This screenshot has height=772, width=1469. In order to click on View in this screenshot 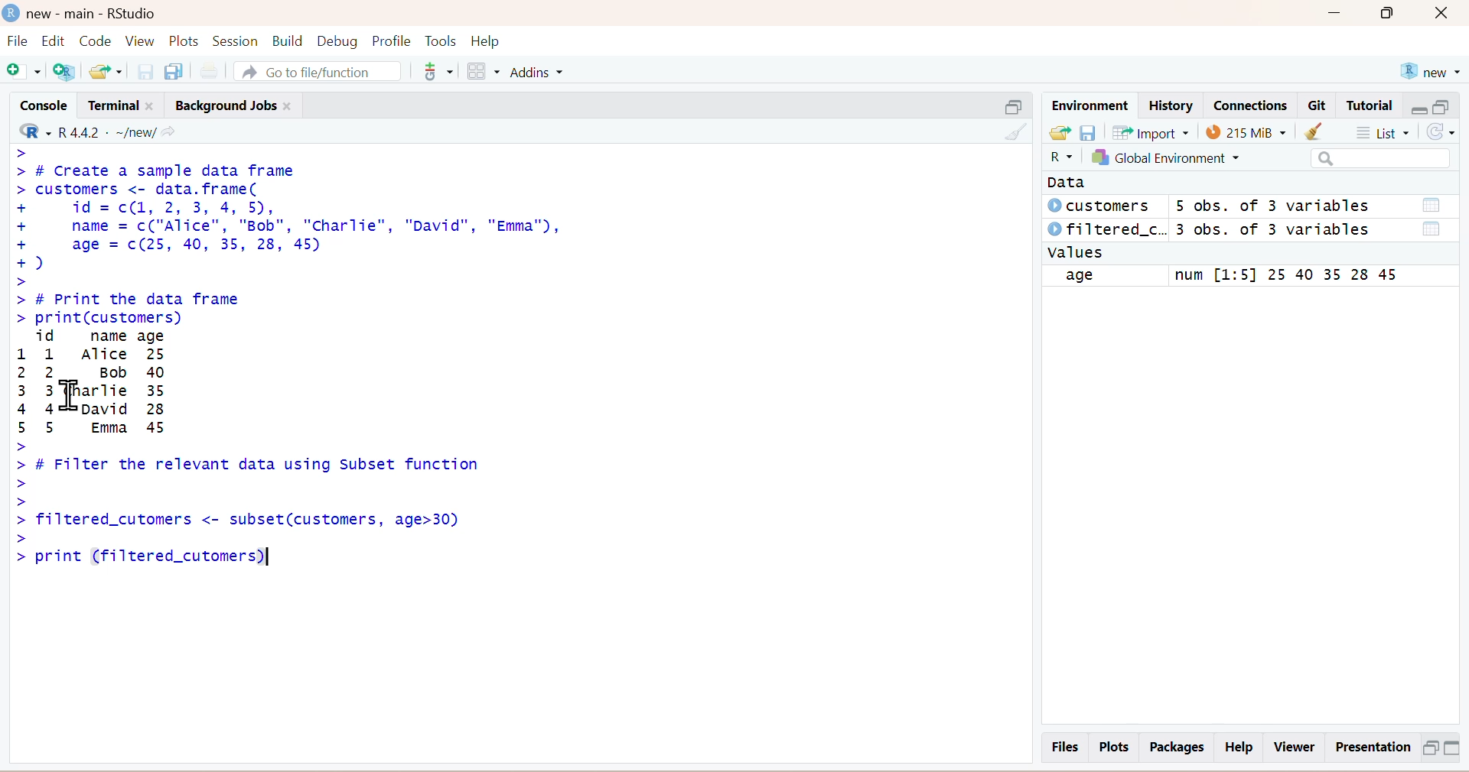, I will do `click(141, 41)`.